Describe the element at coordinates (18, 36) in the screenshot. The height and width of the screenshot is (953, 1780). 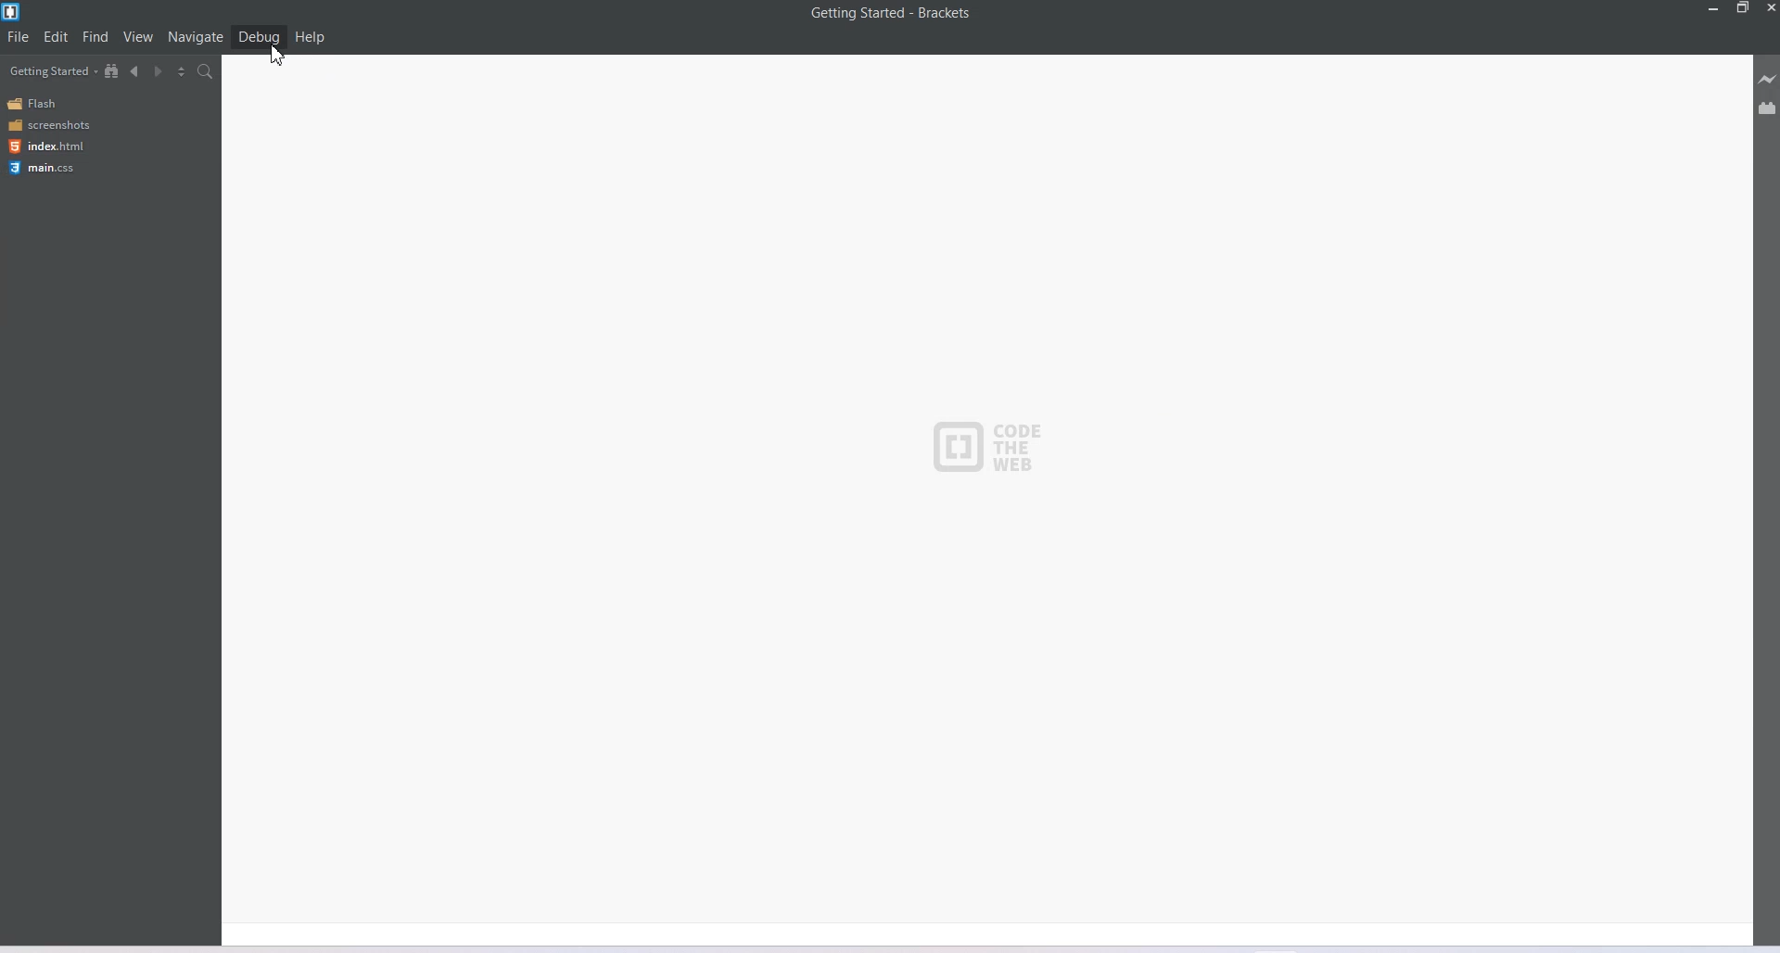
I see `File` at that location.